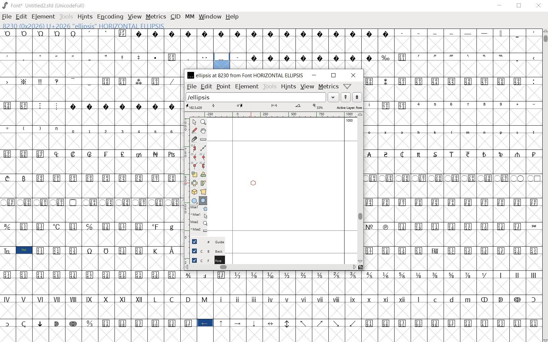 The width and height of the screenshot is (548, 342). I want to click on Rotate the selection, so click(203, 175).